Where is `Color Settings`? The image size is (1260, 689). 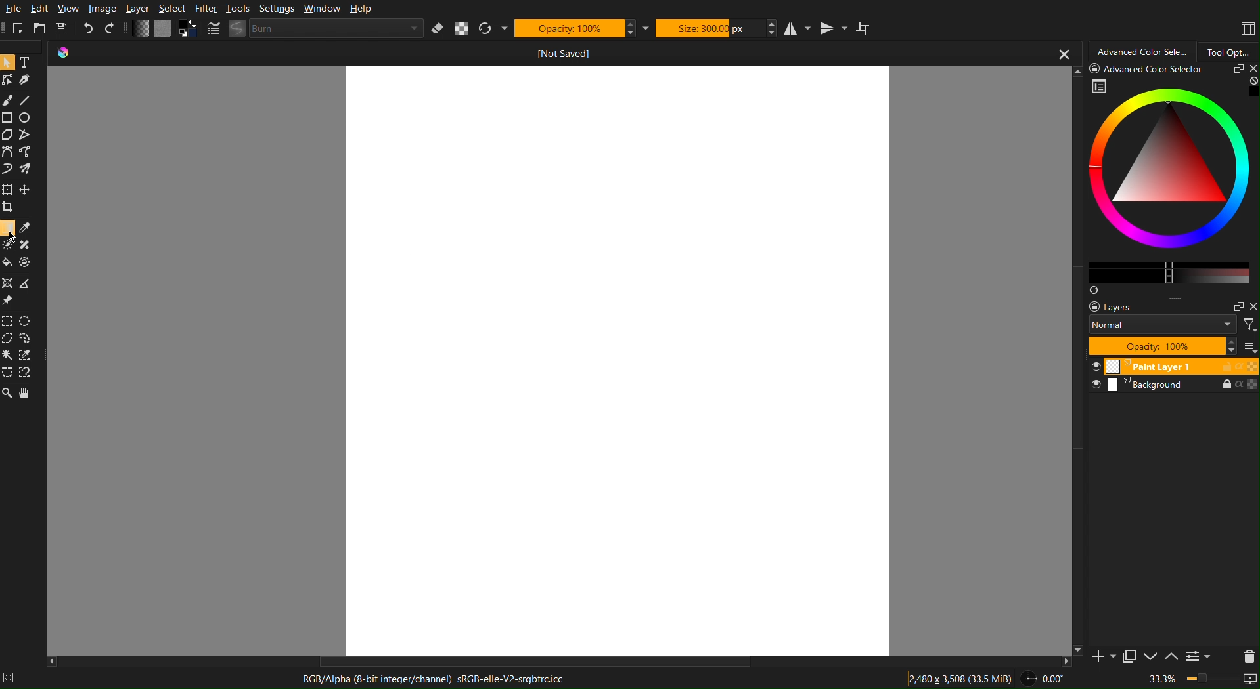
Color Settings is located at coordinates (163, 30).